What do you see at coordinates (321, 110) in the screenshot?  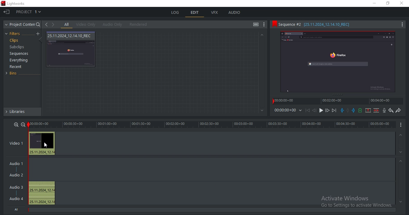 I see `start/stop playback` at bounding box center [321, 110].